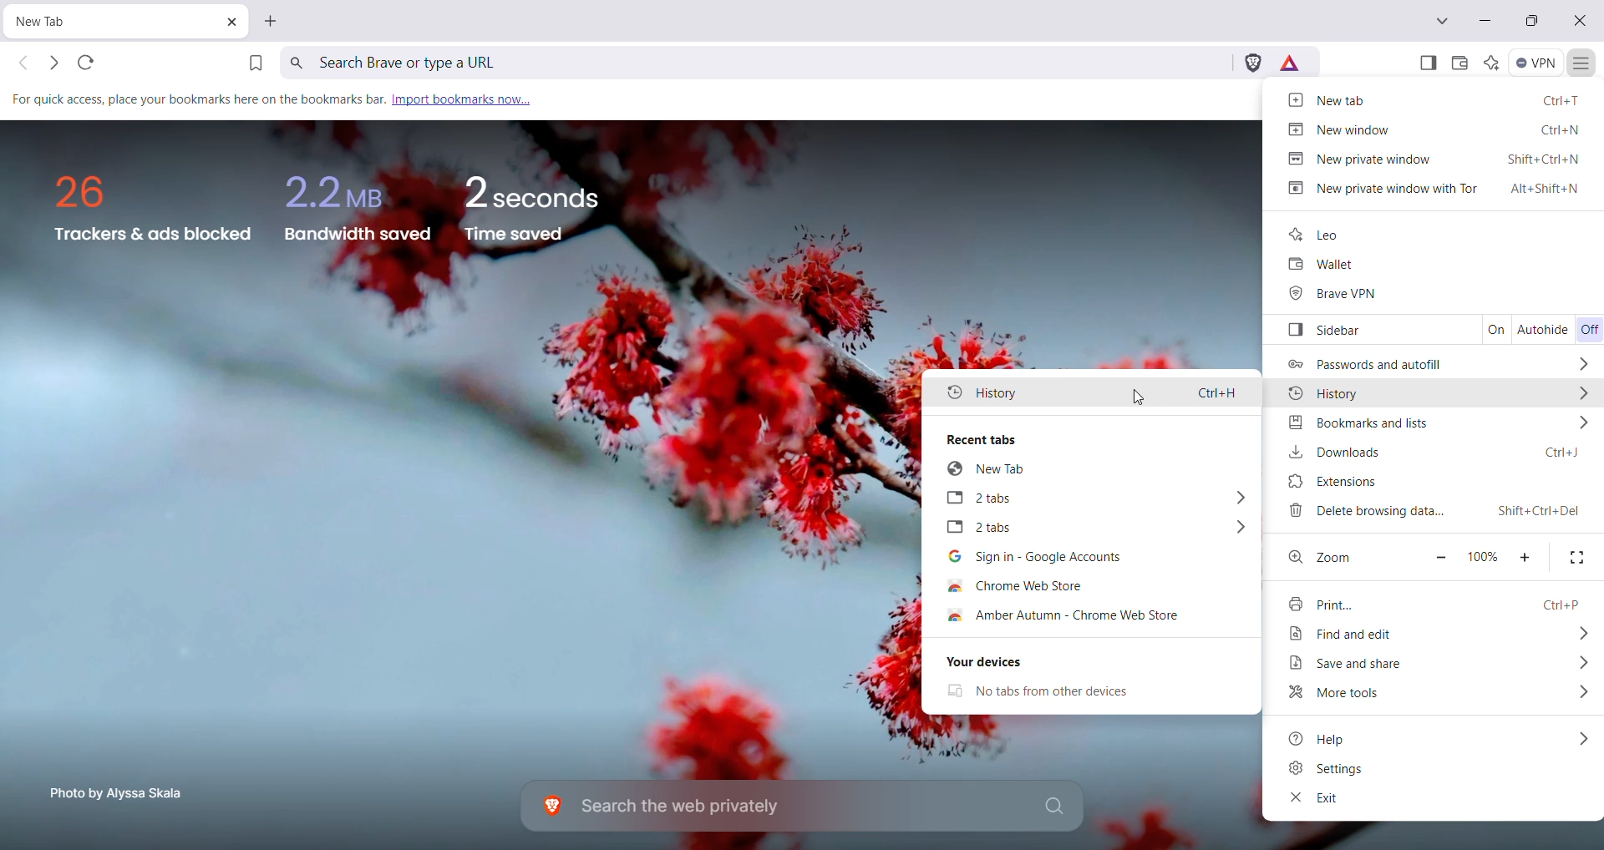  What do you see at coordinates (1319, 235) in the screenshot?
I see `Leo` at bounding box center [1319, 235].